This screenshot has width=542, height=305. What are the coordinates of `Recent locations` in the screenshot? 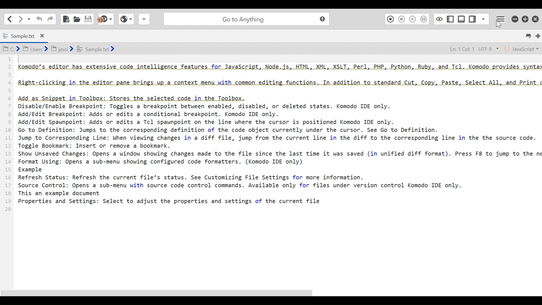 It's located at (29, 19).